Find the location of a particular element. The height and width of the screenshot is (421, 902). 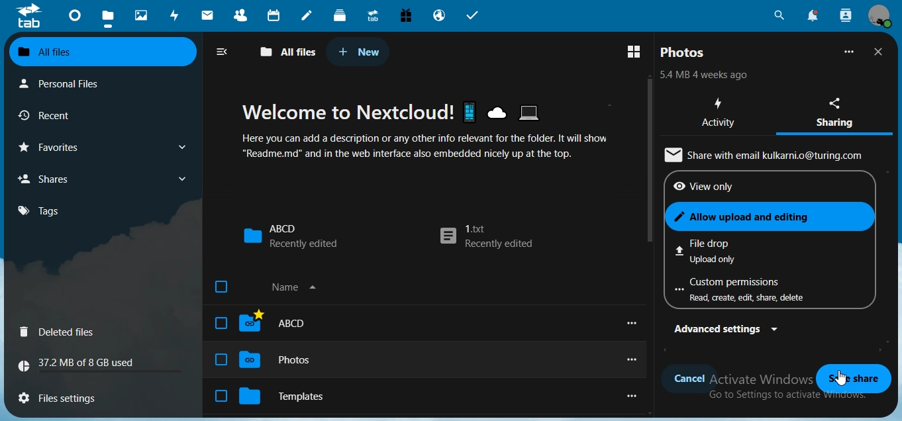

show grid view is located at coordinates (636, 50).